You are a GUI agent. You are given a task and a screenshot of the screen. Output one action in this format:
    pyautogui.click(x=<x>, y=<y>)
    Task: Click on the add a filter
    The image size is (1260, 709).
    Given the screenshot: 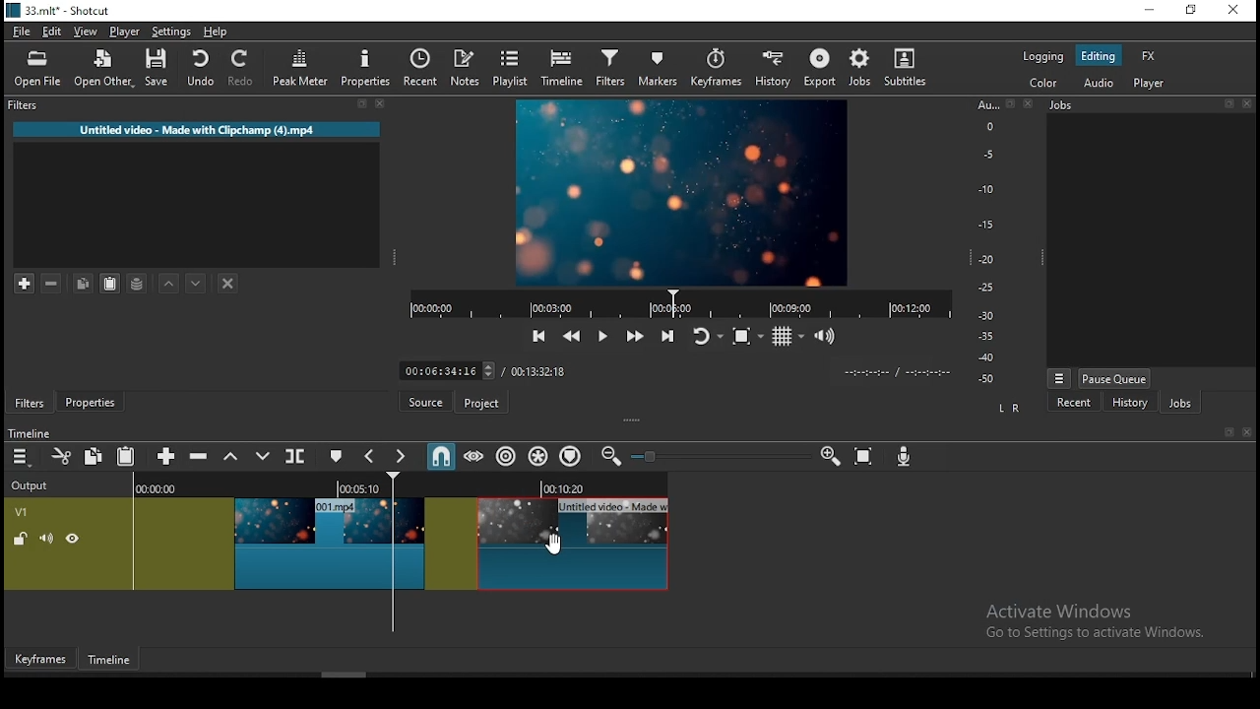 What is the action you would take?
    pyautogui.click(x=27, y=284)
    